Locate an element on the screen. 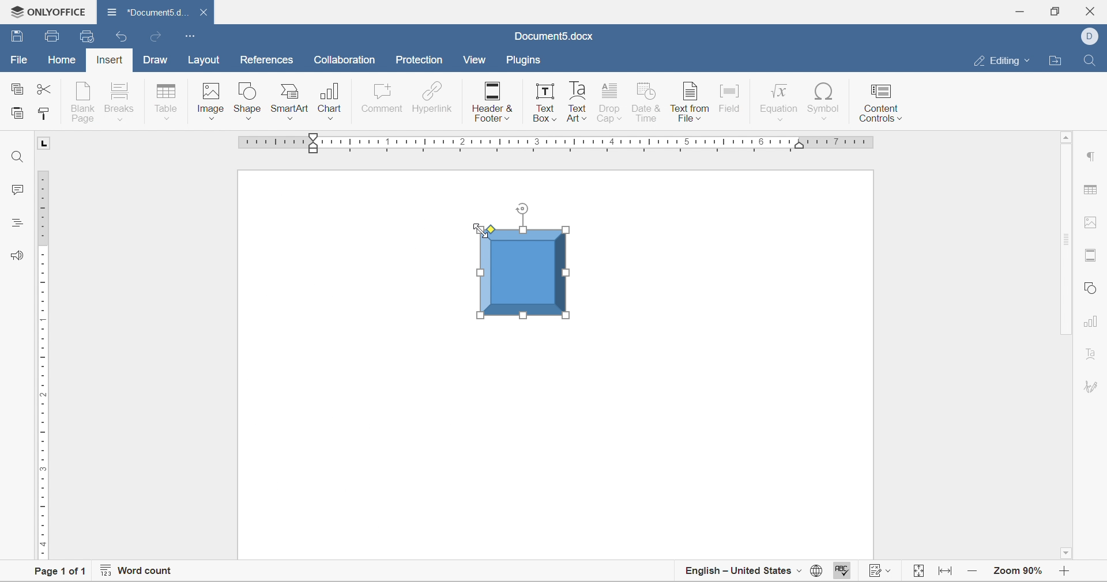  paste is located at coordinates (17, 113).